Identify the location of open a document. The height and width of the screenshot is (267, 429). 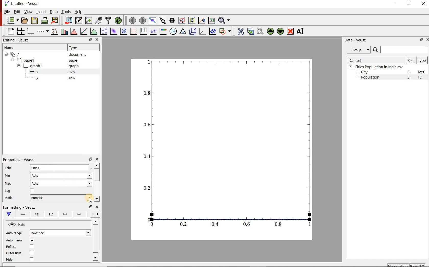
(24, 20).